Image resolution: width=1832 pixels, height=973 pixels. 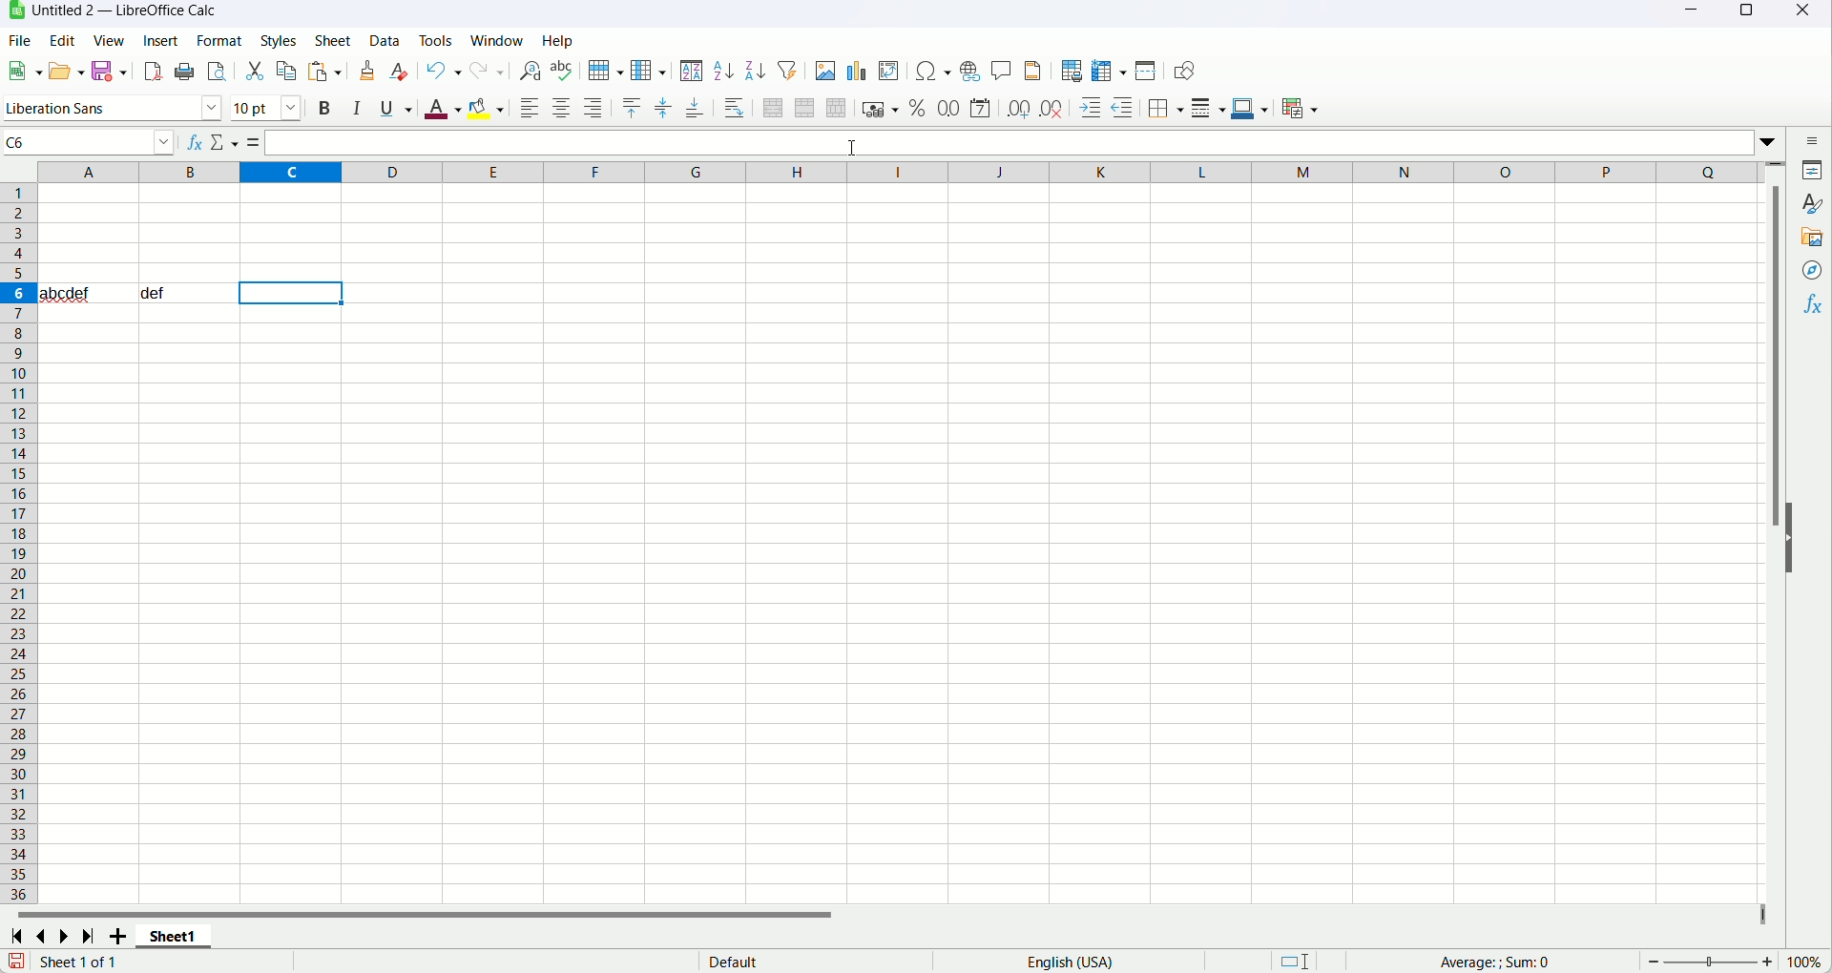 I want to click on tools, so click(x=437, y=40).